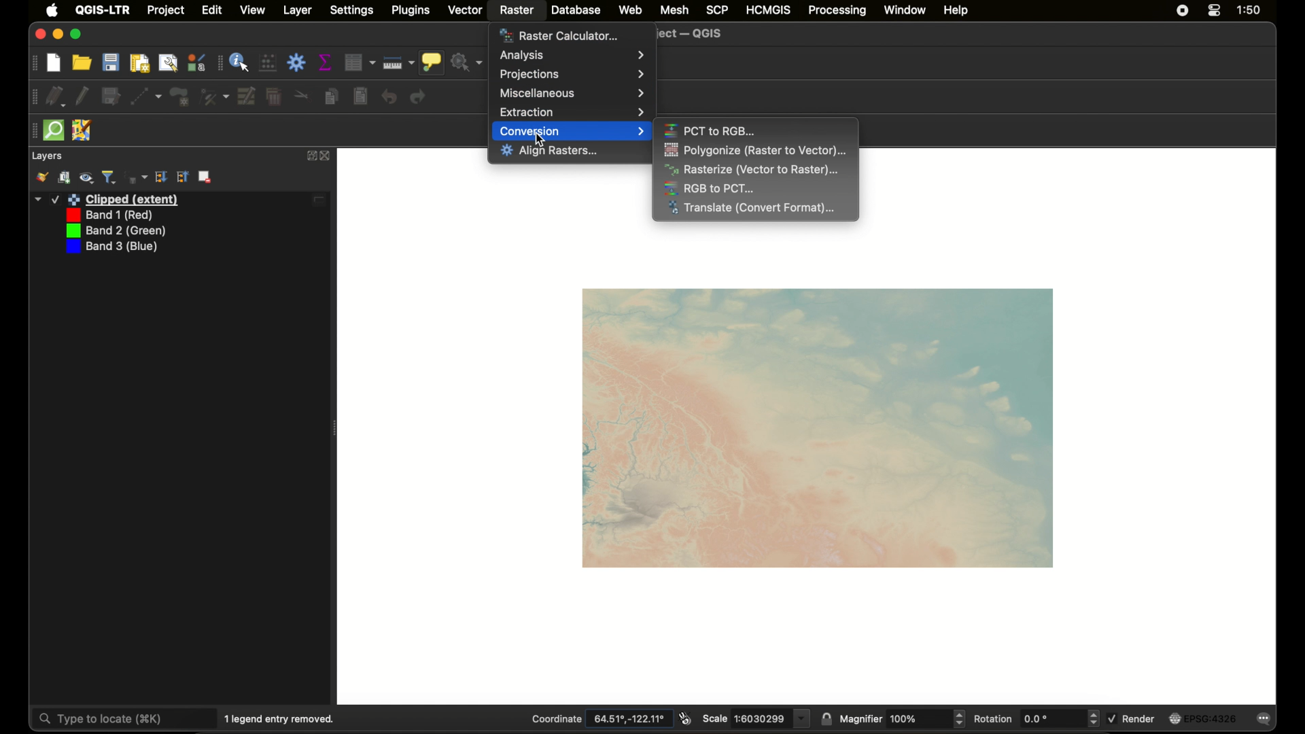 The width and height of the screenshot is (1305, 734). Describe the element at coordinates (56, 97) in the screenshot. I see `current edits` at that location.